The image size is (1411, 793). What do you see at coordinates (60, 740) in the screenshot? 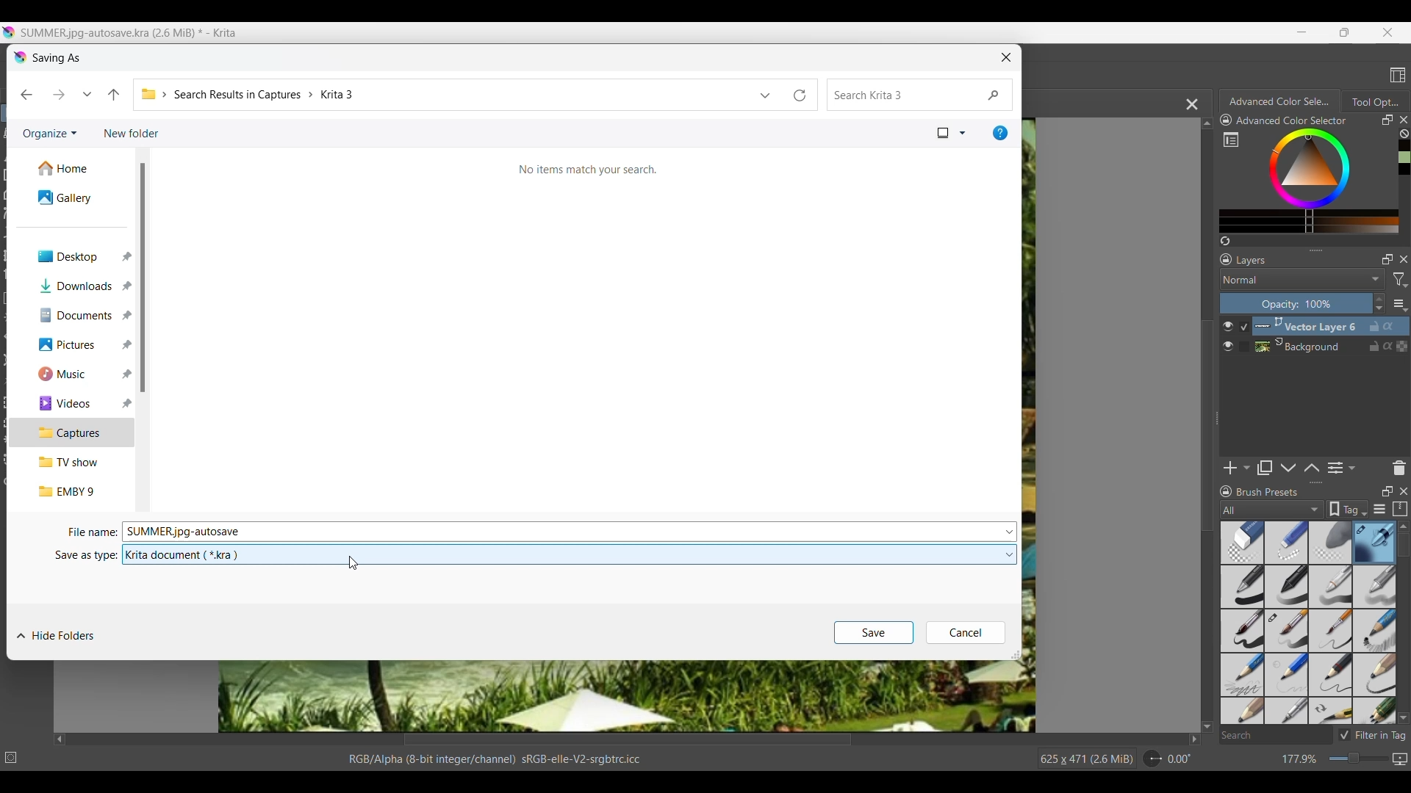
I see `Quick slide to left` at bounding box center [60, 740].